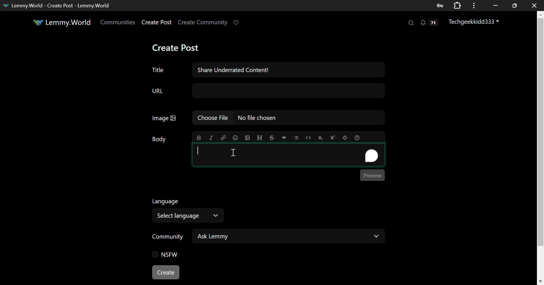  Describe the element at coordinates (534, 5) in the screenshot. I see `Close Window` at that location.